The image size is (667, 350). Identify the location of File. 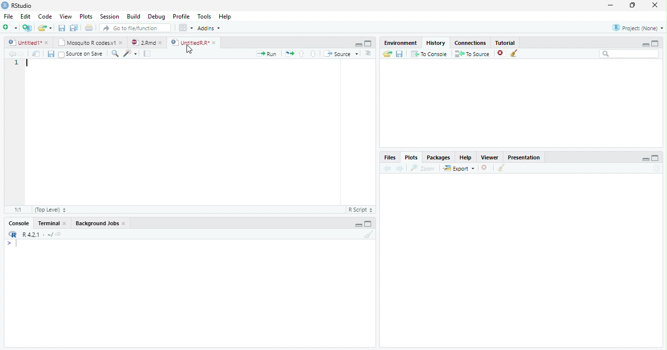
(9, 17).